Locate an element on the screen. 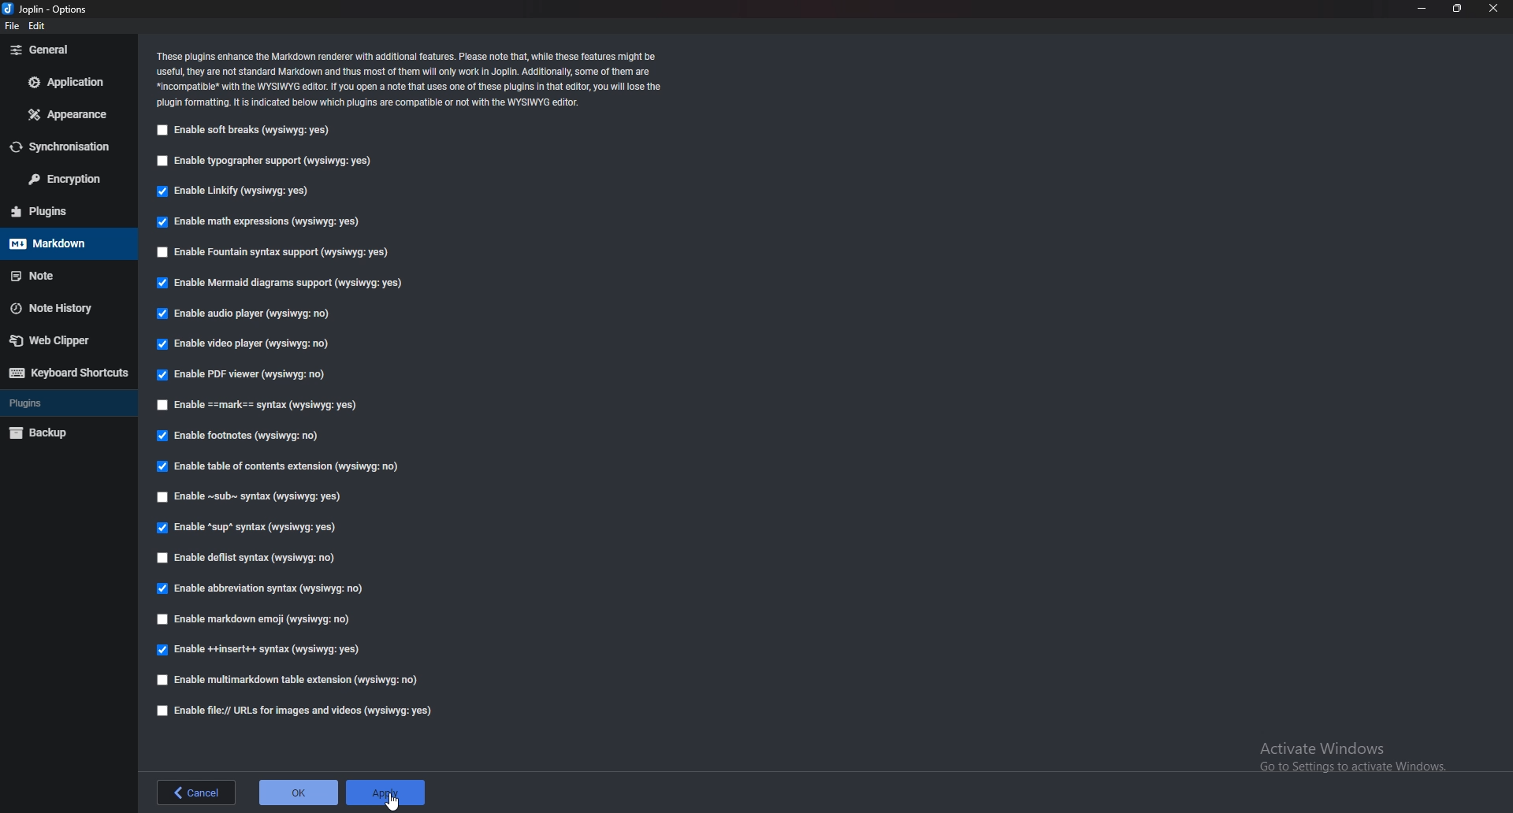  cursor is located at coordinates (395, 801).